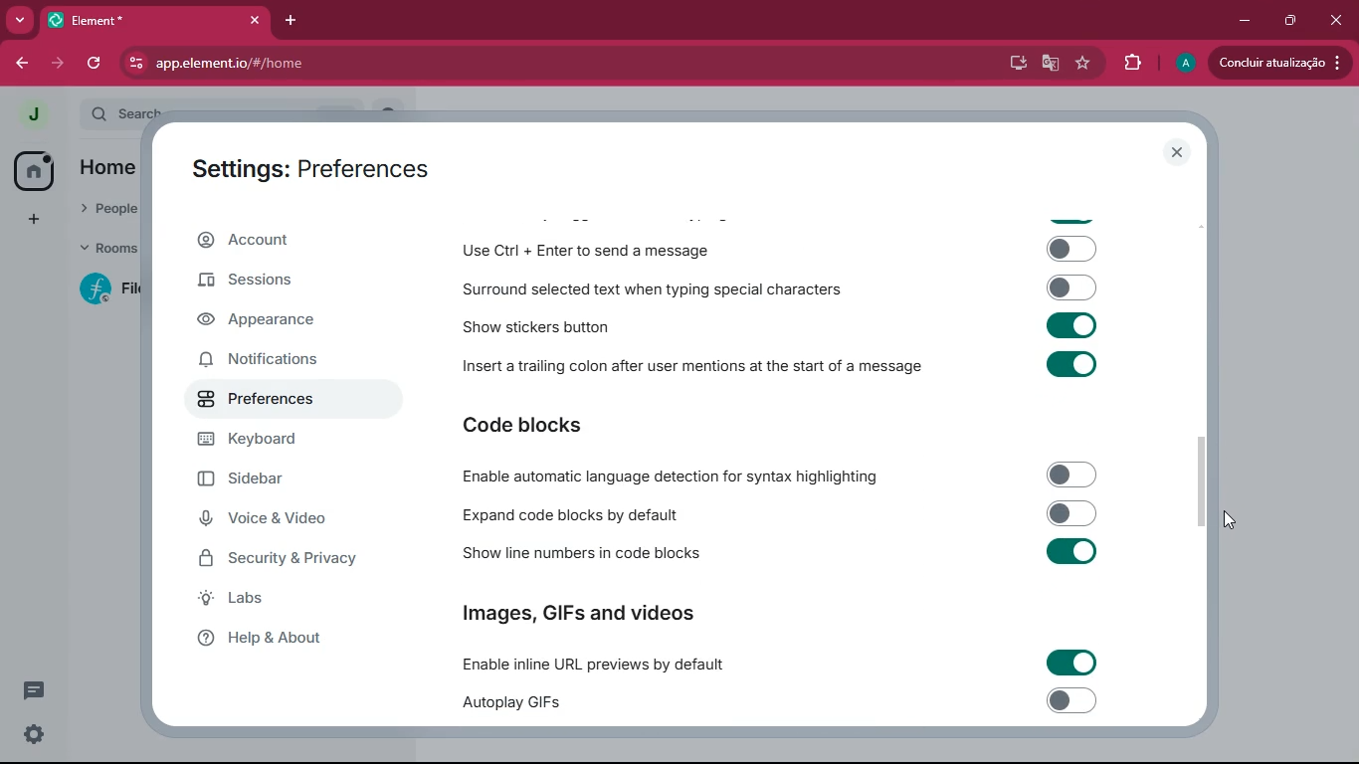 The width and height of the screenshot is (1359, 764). What do you see at coordinates (1335, 21) in the screenshot?
I see `close` at bounding box center [1335, 21].